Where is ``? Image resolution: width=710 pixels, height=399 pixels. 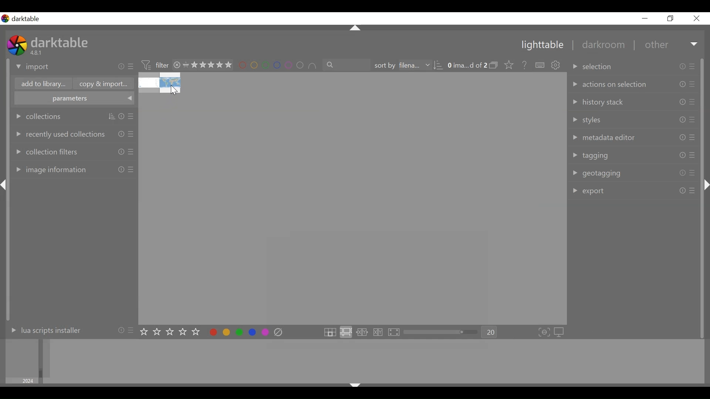  is located at coordinates (682, 139).